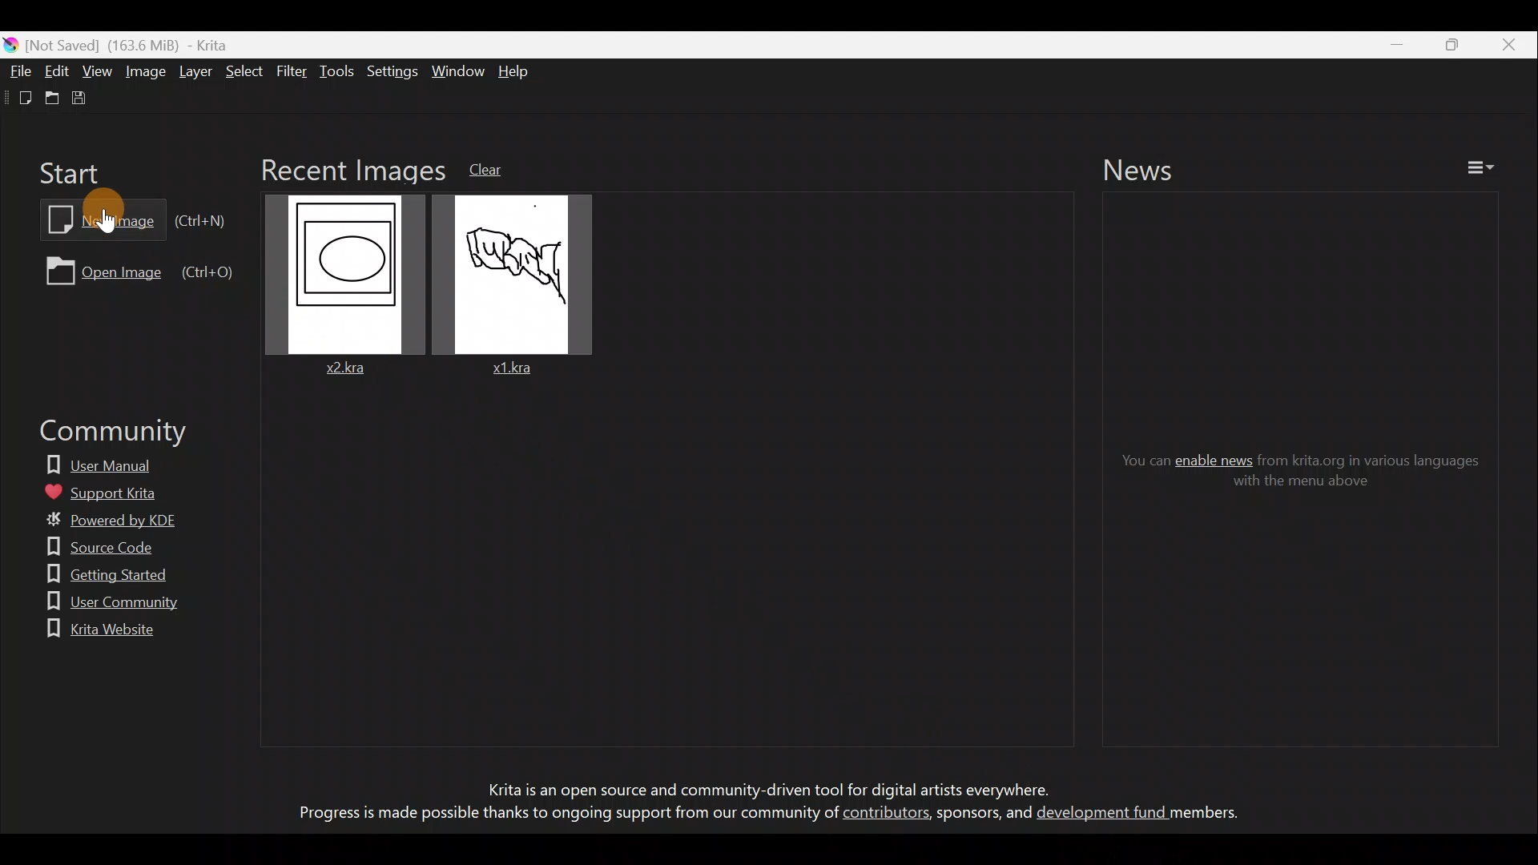  What do you see at coordinates (457, 69) in the screenshot?
I see `Window` at bounding box center [457, 69].